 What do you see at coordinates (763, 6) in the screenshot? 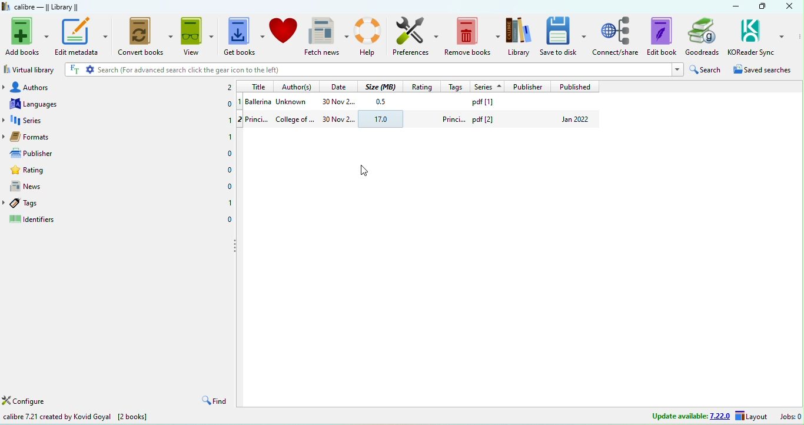
I see `maximize` at bounding box center [763, 6].